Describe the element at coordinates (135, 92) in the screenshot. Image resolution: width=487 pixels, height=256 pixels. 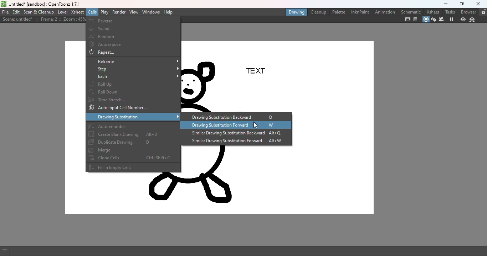
I see `Roll down` at that location.